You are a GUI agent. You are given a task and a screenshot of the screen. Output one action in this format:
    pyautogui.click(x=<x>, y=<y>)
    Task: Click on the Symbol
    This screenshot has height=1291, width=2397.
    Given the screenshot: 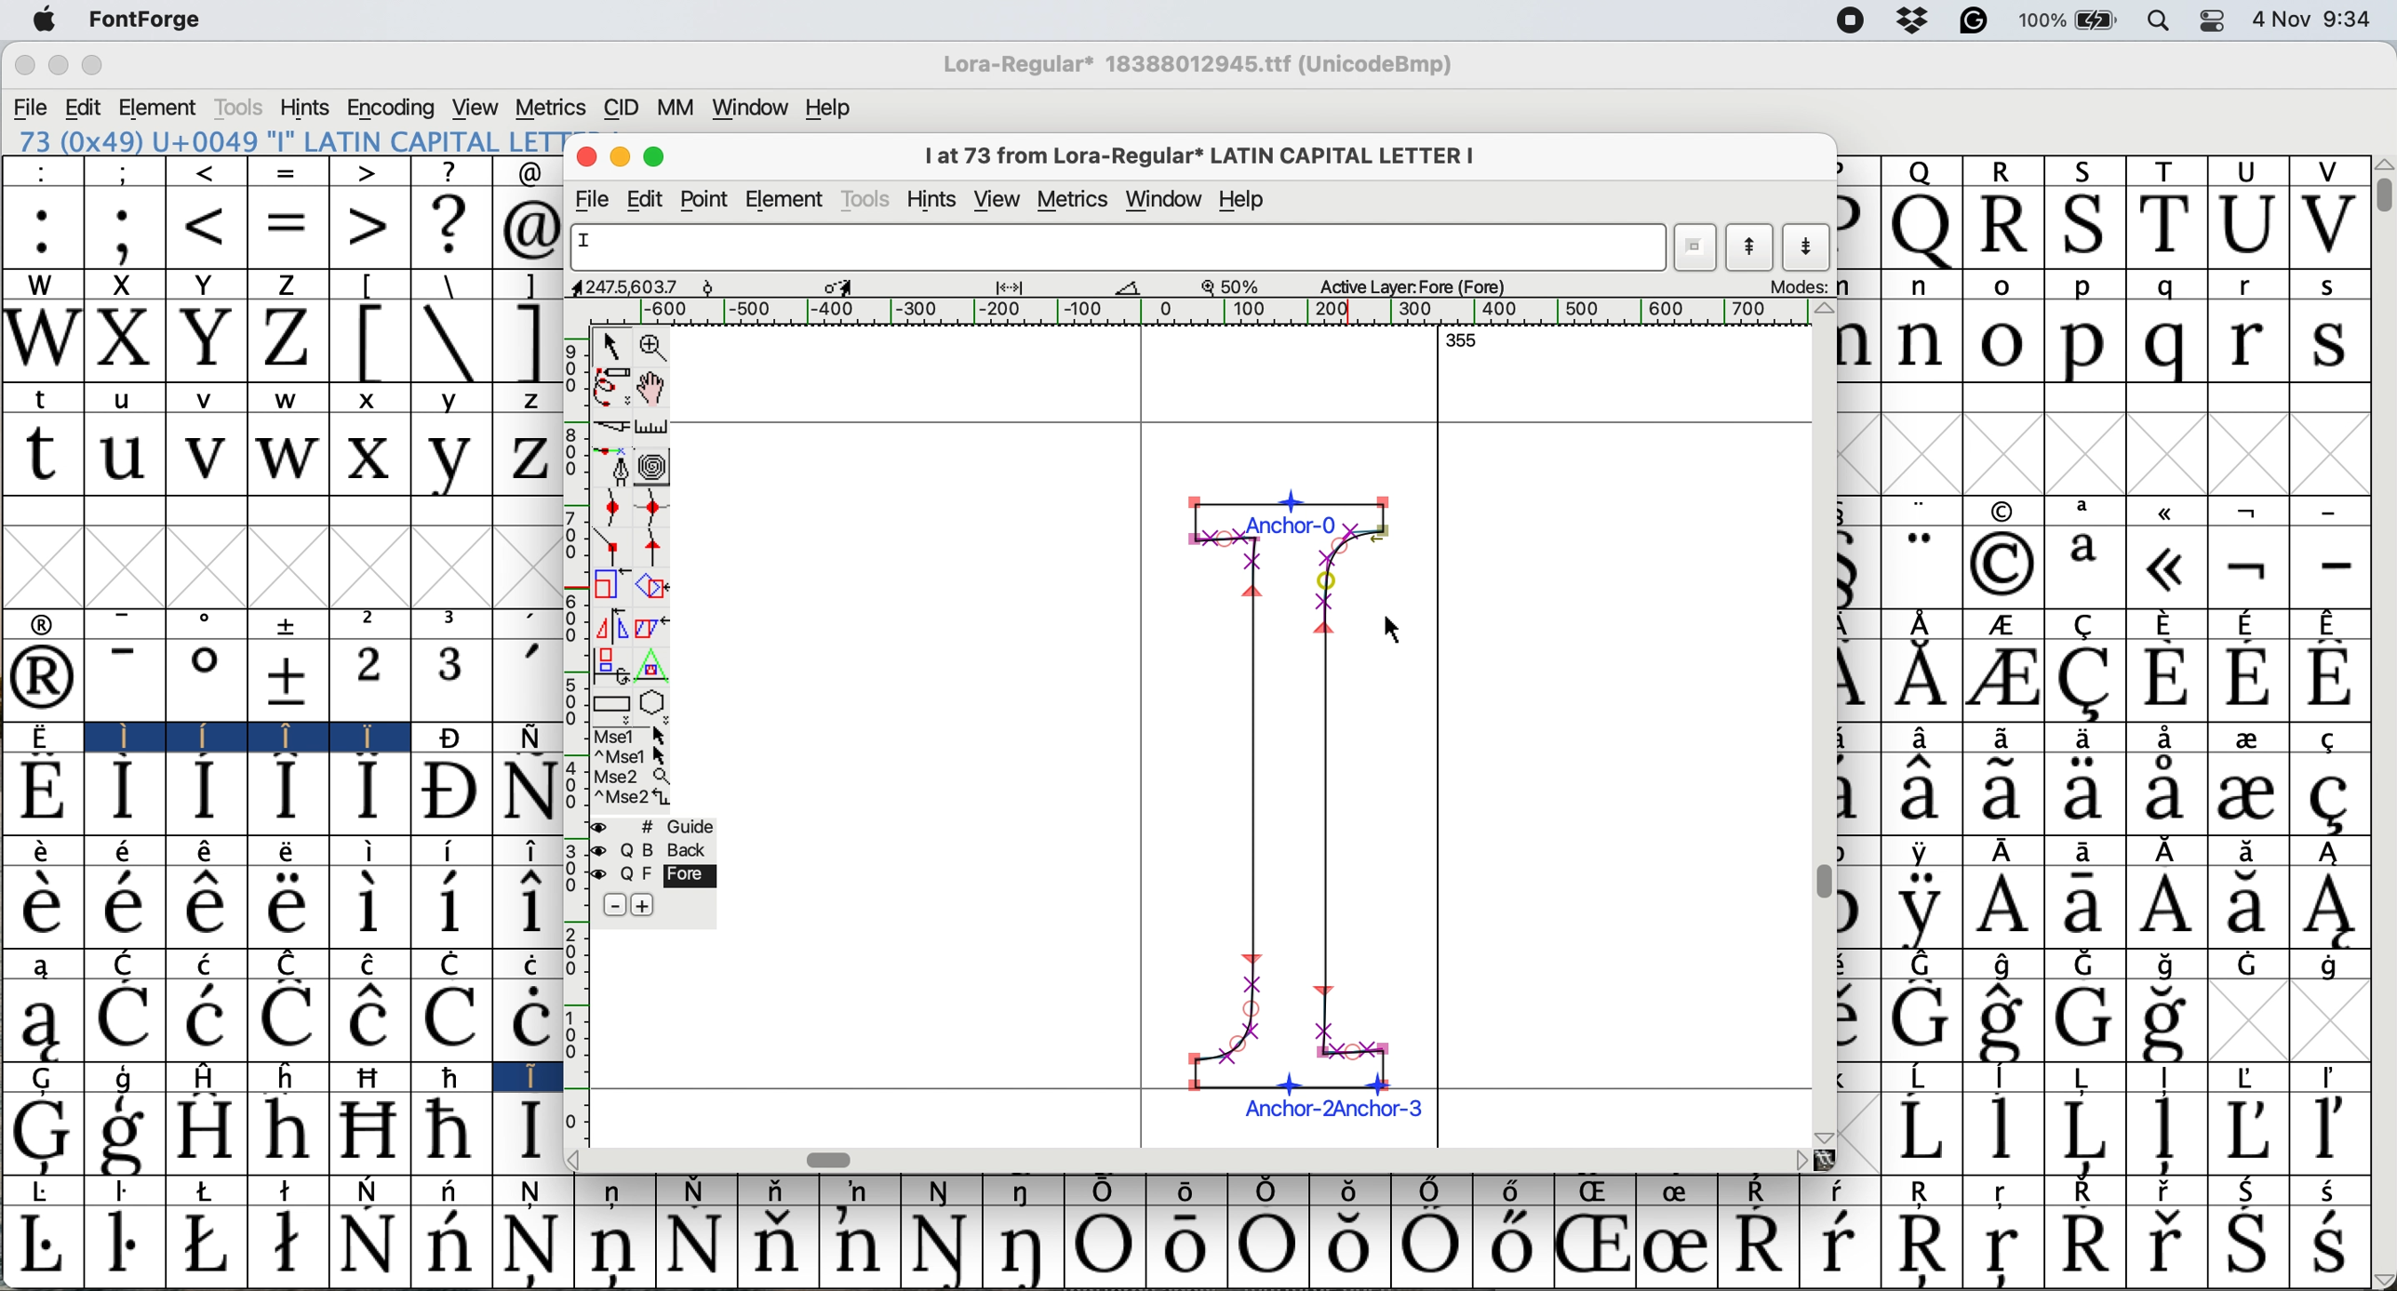 What is the action you would take?
    pyautogui.click(x=206, y=907)
    